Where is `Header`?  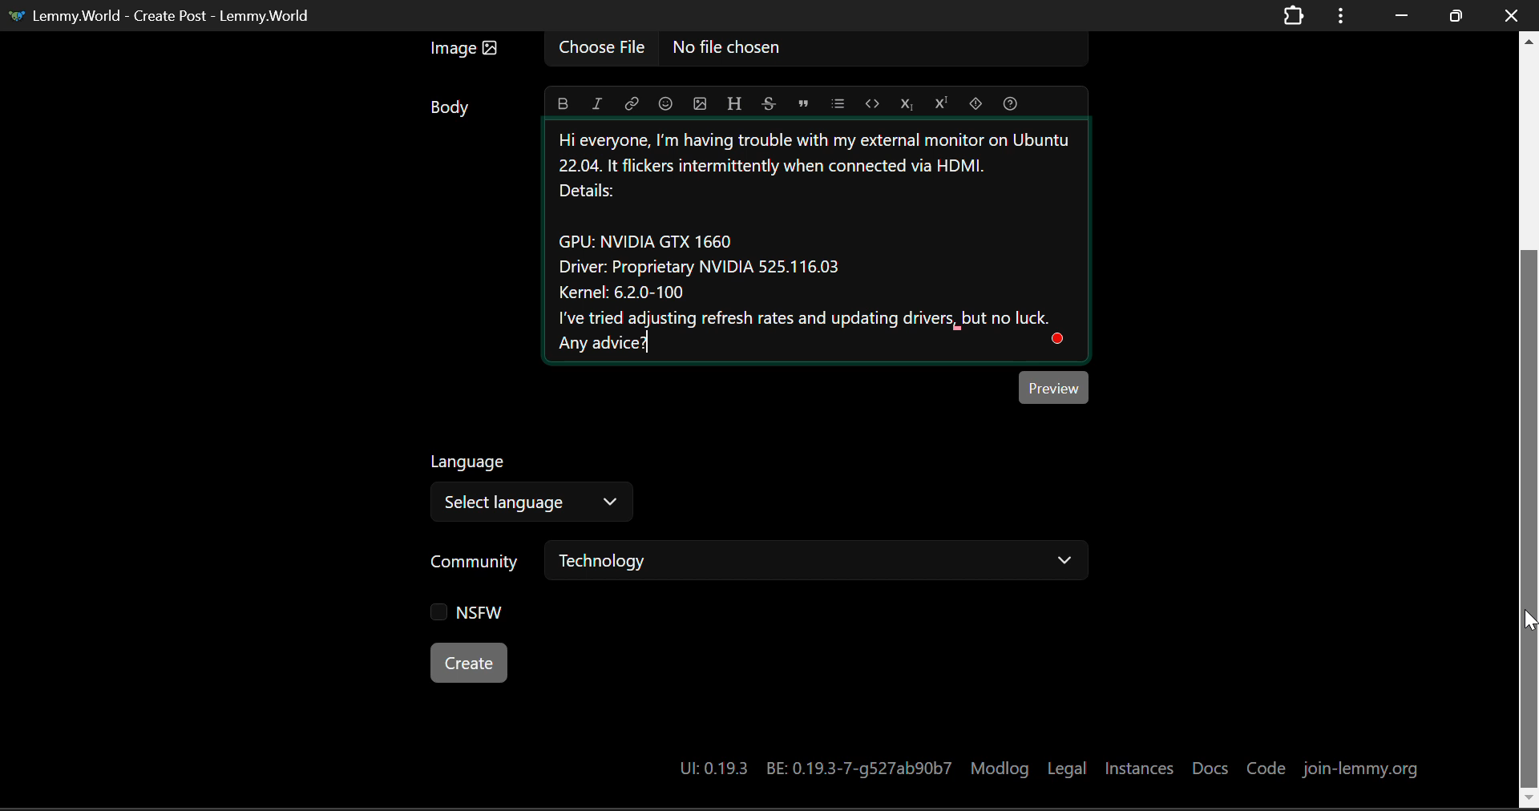
Header is located at coordinates (733, 101).